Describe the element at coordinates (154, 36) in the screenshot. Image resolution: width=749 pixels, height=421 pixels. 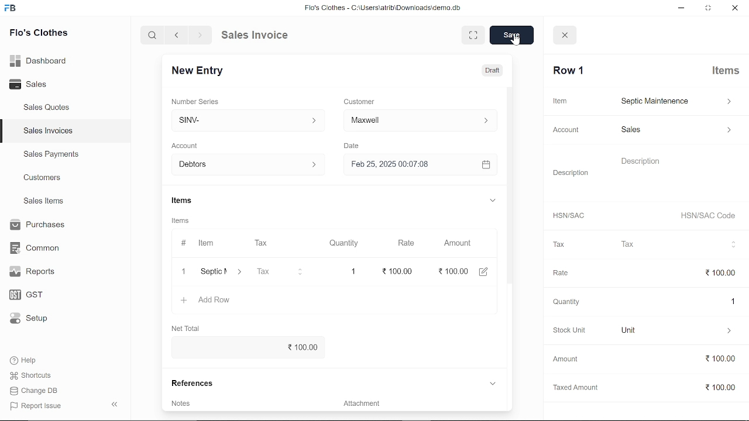
I see `search` at that location.